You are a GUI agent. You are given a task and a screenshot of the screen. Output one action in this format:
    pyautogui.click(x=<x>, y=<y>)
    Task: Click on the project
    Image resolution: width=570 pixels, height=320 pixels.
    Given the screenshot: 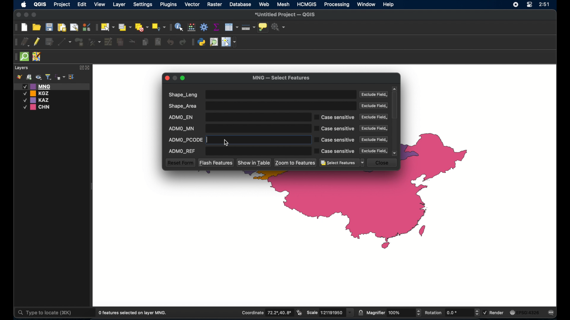 What is the action you would take?
    pyautogui.click(x=62, y=5)
    